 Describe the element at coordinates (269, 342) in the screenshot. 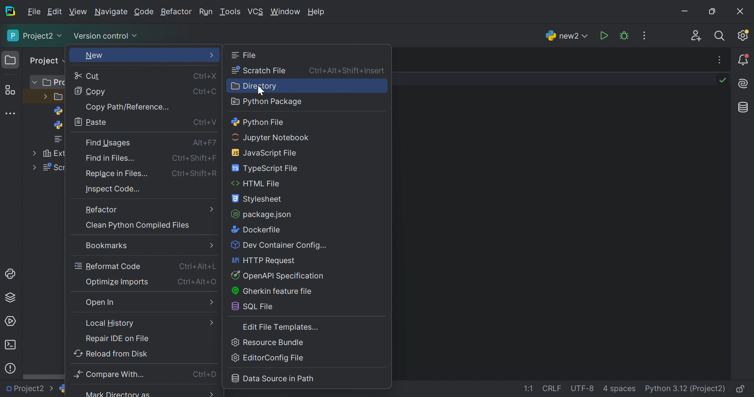

I see `Resource Bundle` at that location.